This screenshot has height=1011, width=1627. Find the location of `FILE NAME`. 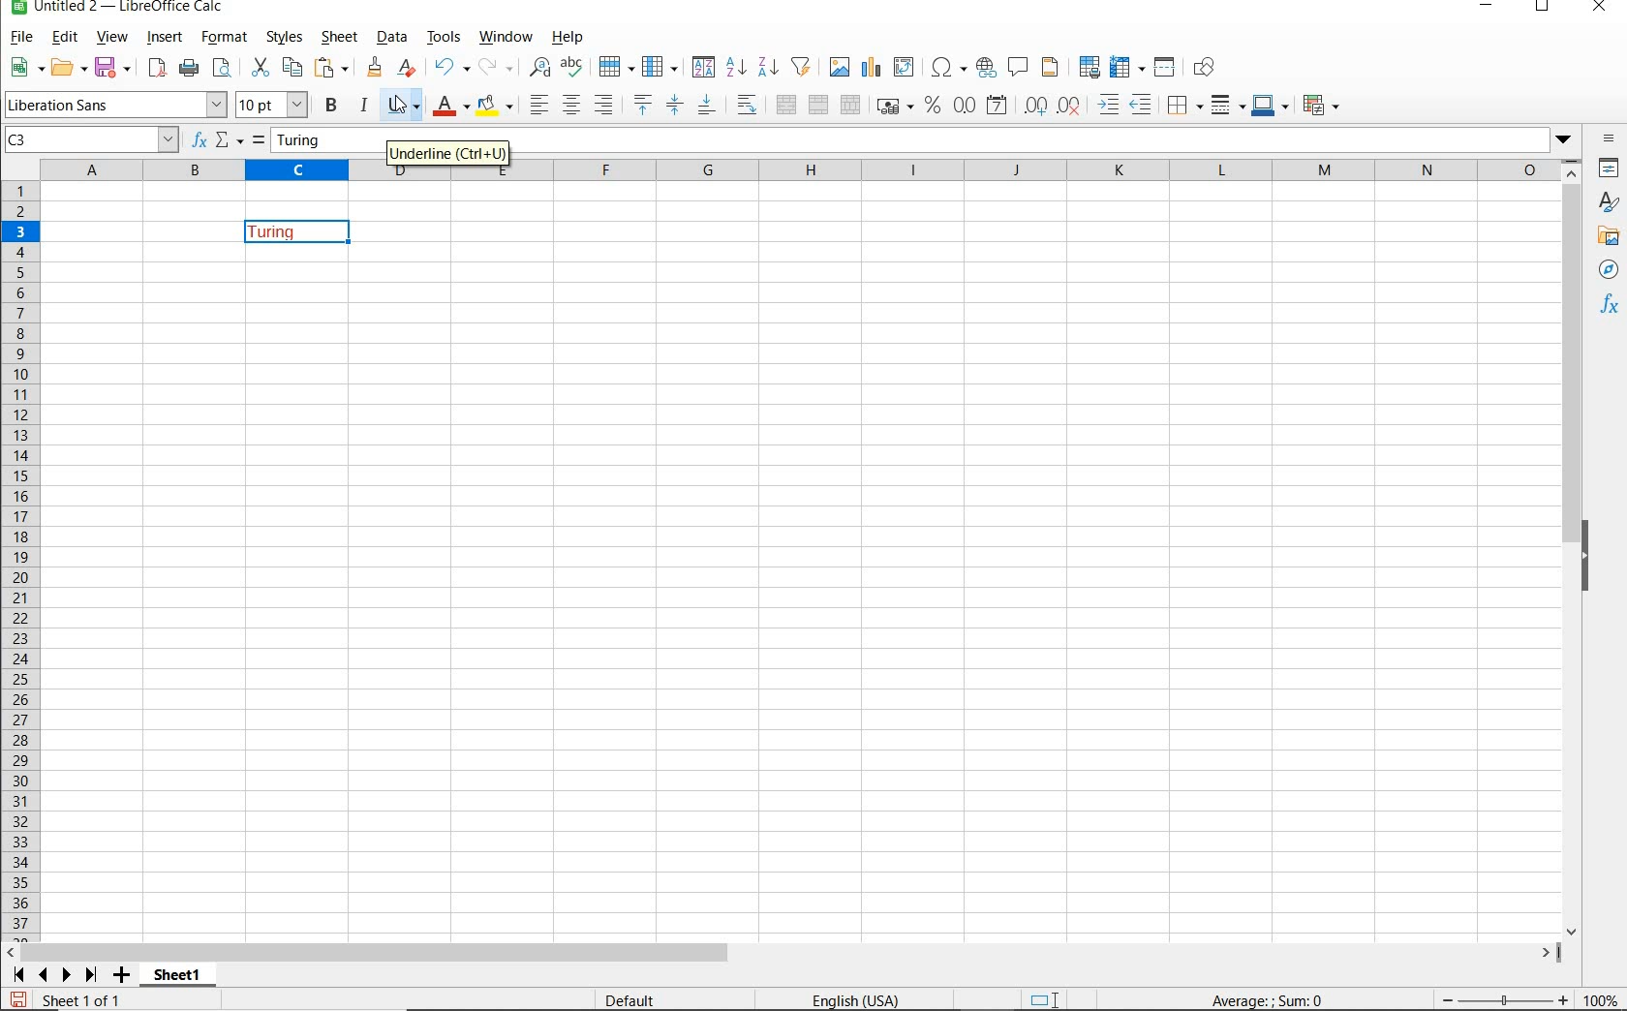

FILE NAME is located at coordinates (117, 10).